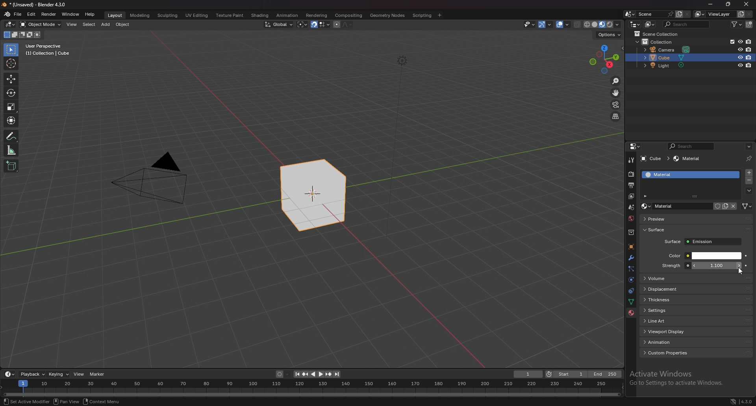 This screenshot has height=406, width=756. Describe the element at coordinates (749, 191) in the screenshot. I see `dropdown` at that location.